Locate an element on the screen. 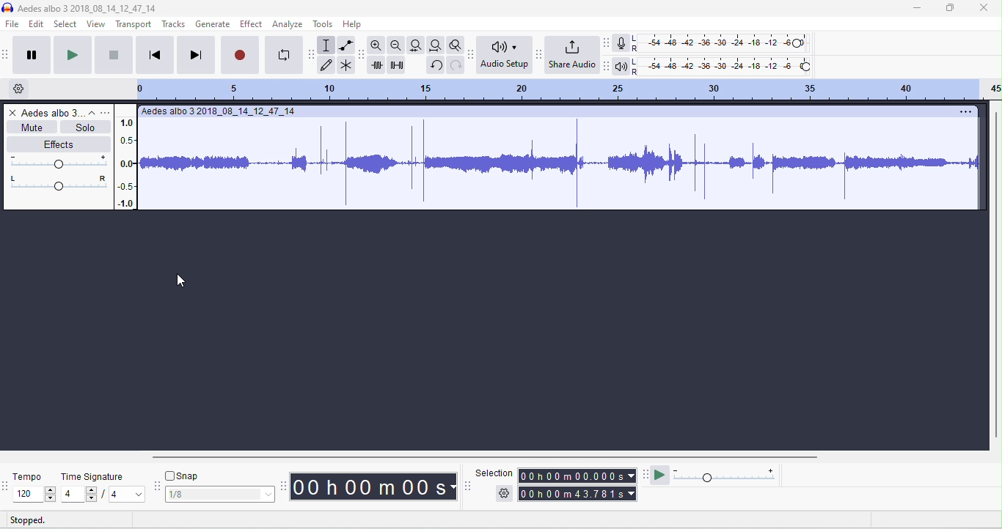 This screenshot has height=529, width=1002. playback speed is located at coordinates (727, 476).